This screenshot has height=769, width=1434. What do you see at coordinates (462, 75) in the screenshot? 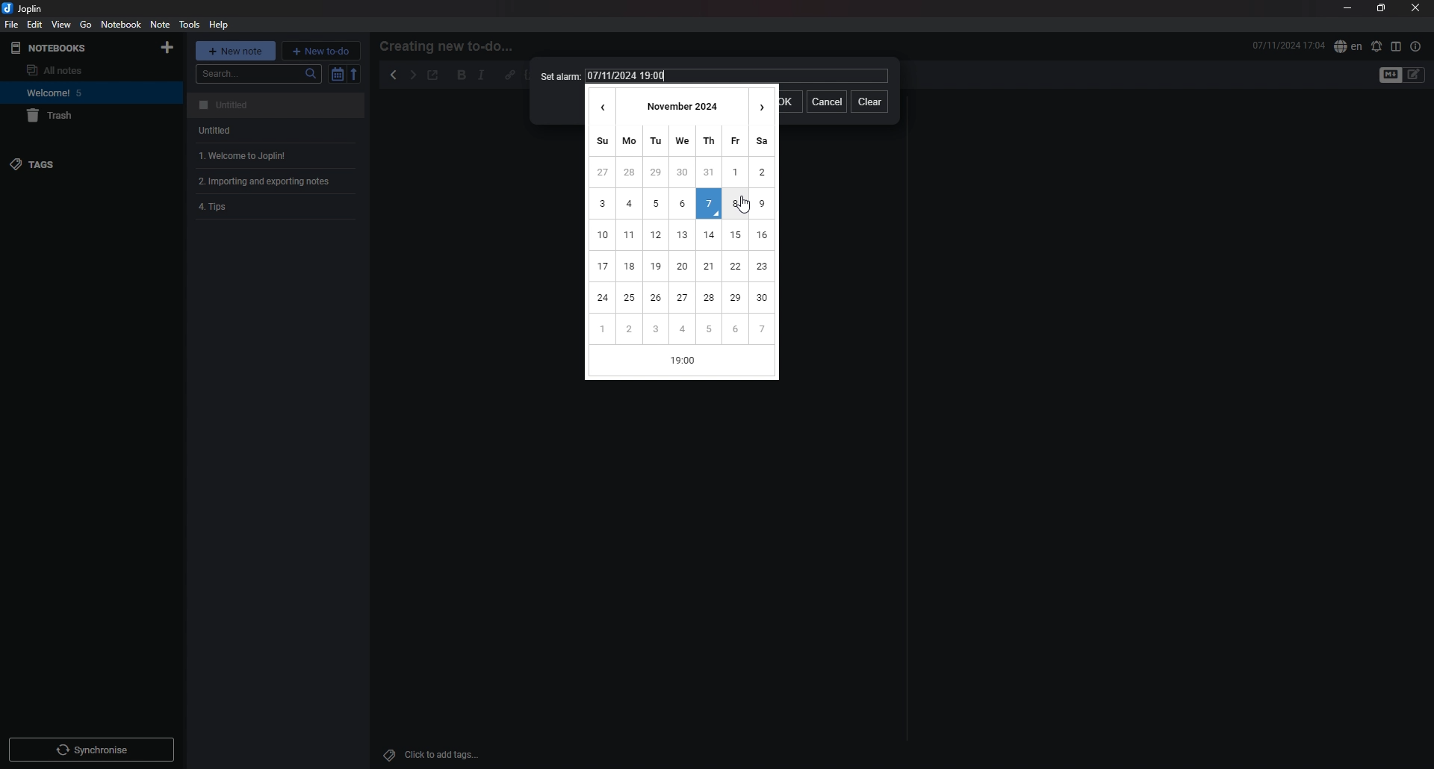
I see `bold` at bounding box center [462, 75].